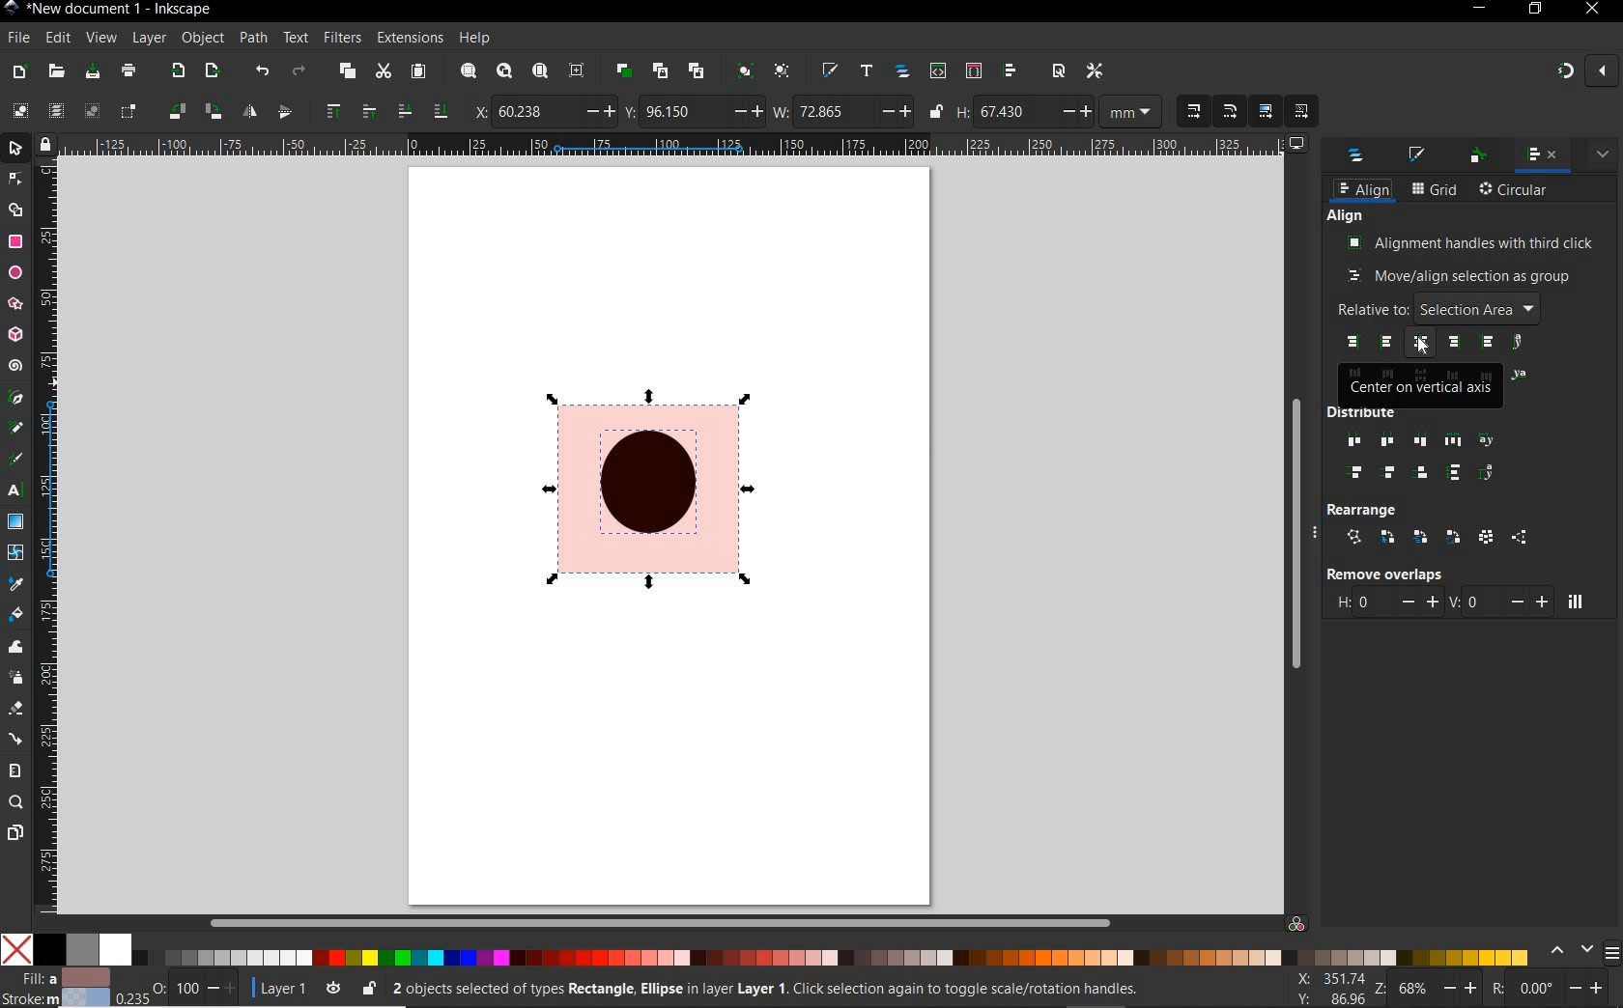  What do you see at coordinates (19, 110) in the screenshot?
I see `select all` at bounding box center [19, 110].